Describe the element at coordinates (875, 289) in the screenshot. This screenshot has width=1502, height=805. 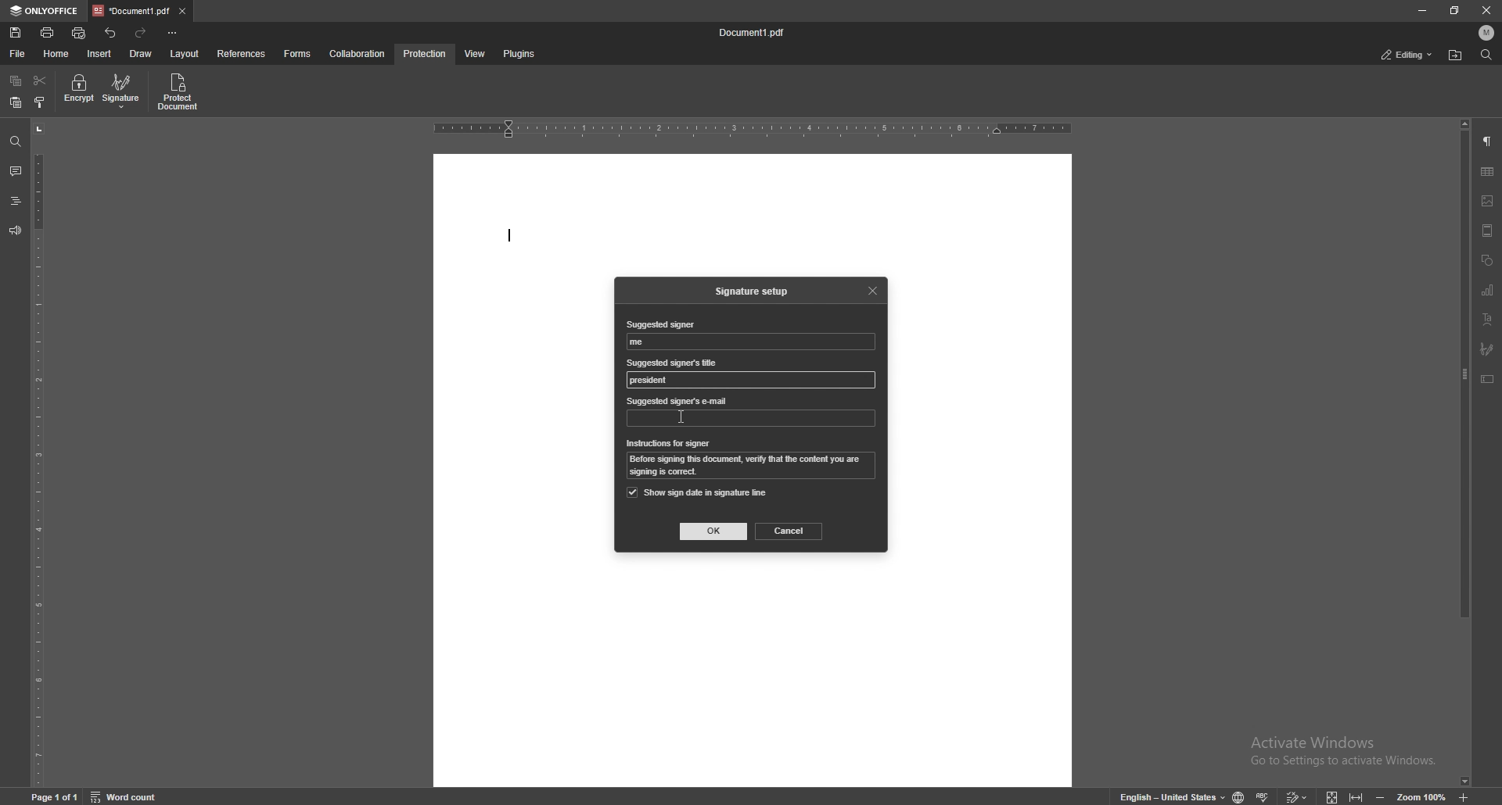
I see `close` at that location.